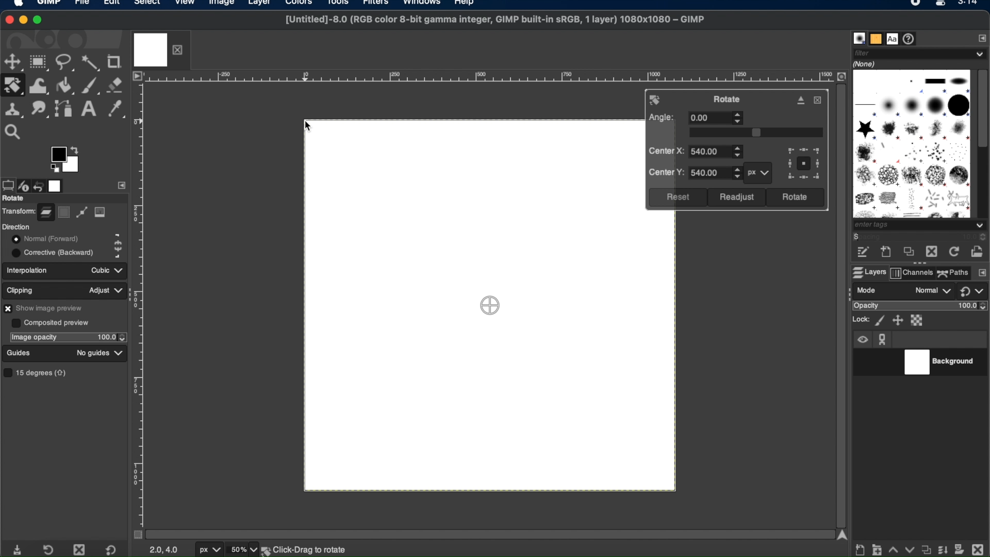  Describe the element at coordinates (211, 550) in the screenshot. I see `units of measurement` at that location.